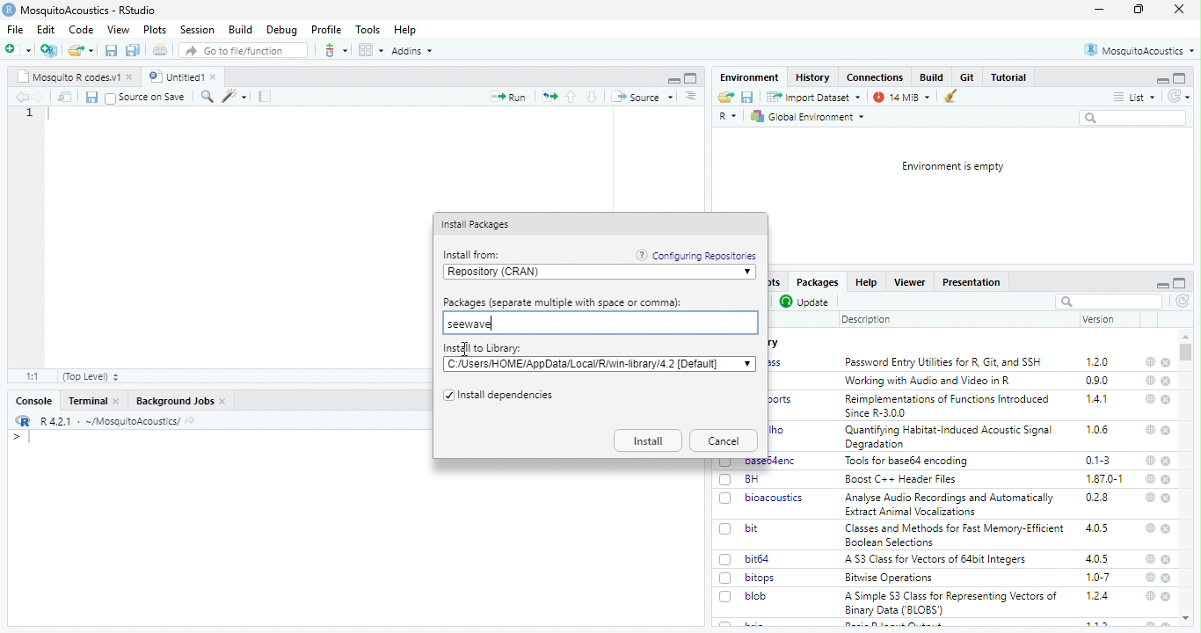  I want to click on web, so click(1151, 527).